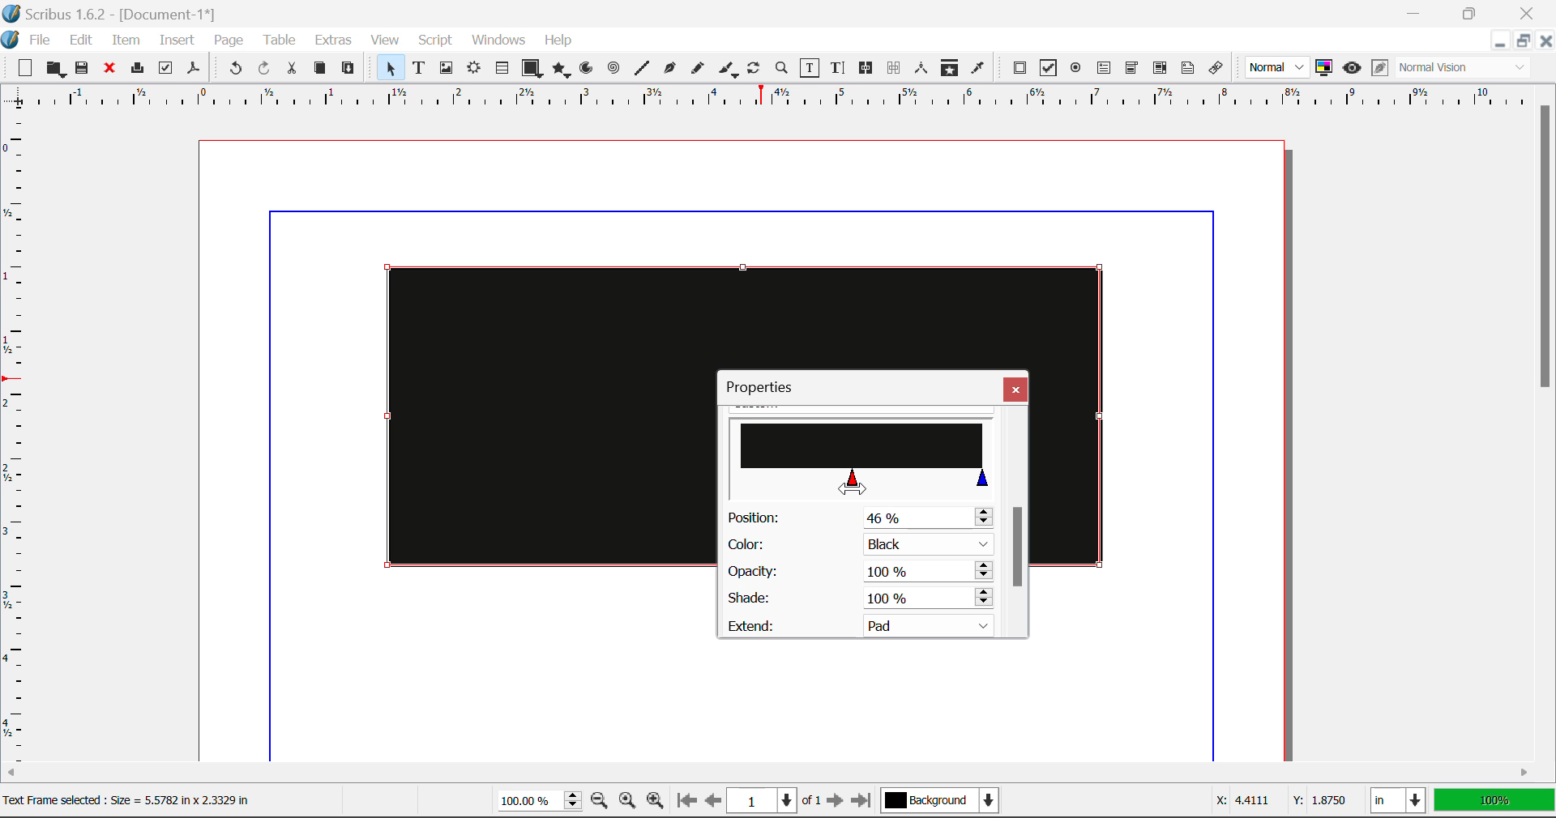  Describe the element at coordinates (853, 486) in the screenshot. I see `DRAG_TO Cursor Position` at that location.